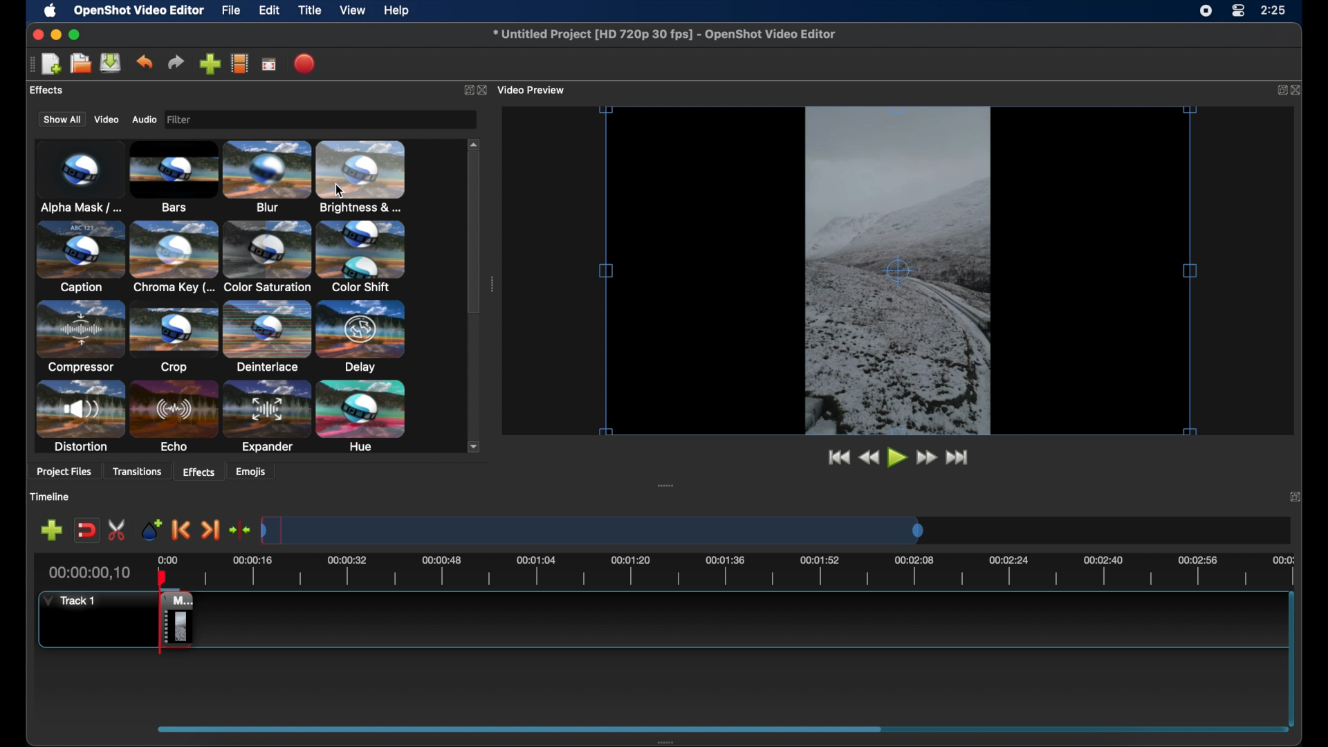 The width and height of the screenshot is (1328, 747). I want to click on transitions, so click(140, 471).